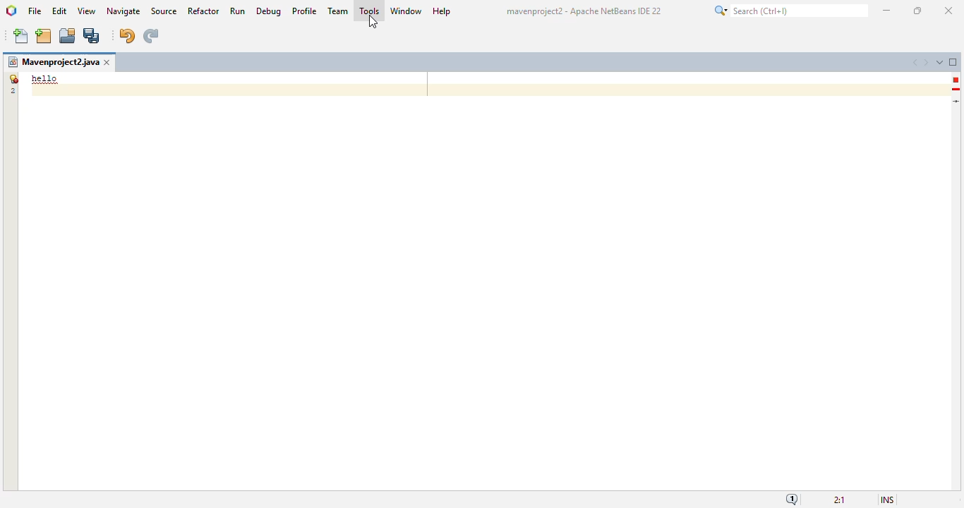  What do you see at coordinates (840, 500) in the screenshot?
I see `magnification ratio` at bounding box center [840, 500].